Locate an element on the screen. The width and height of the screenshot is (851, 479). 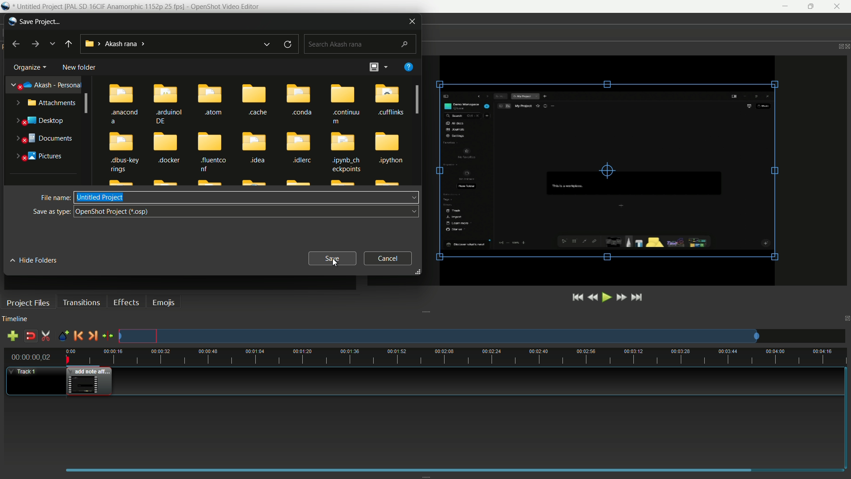
file name is located at coordinates (55, 198).